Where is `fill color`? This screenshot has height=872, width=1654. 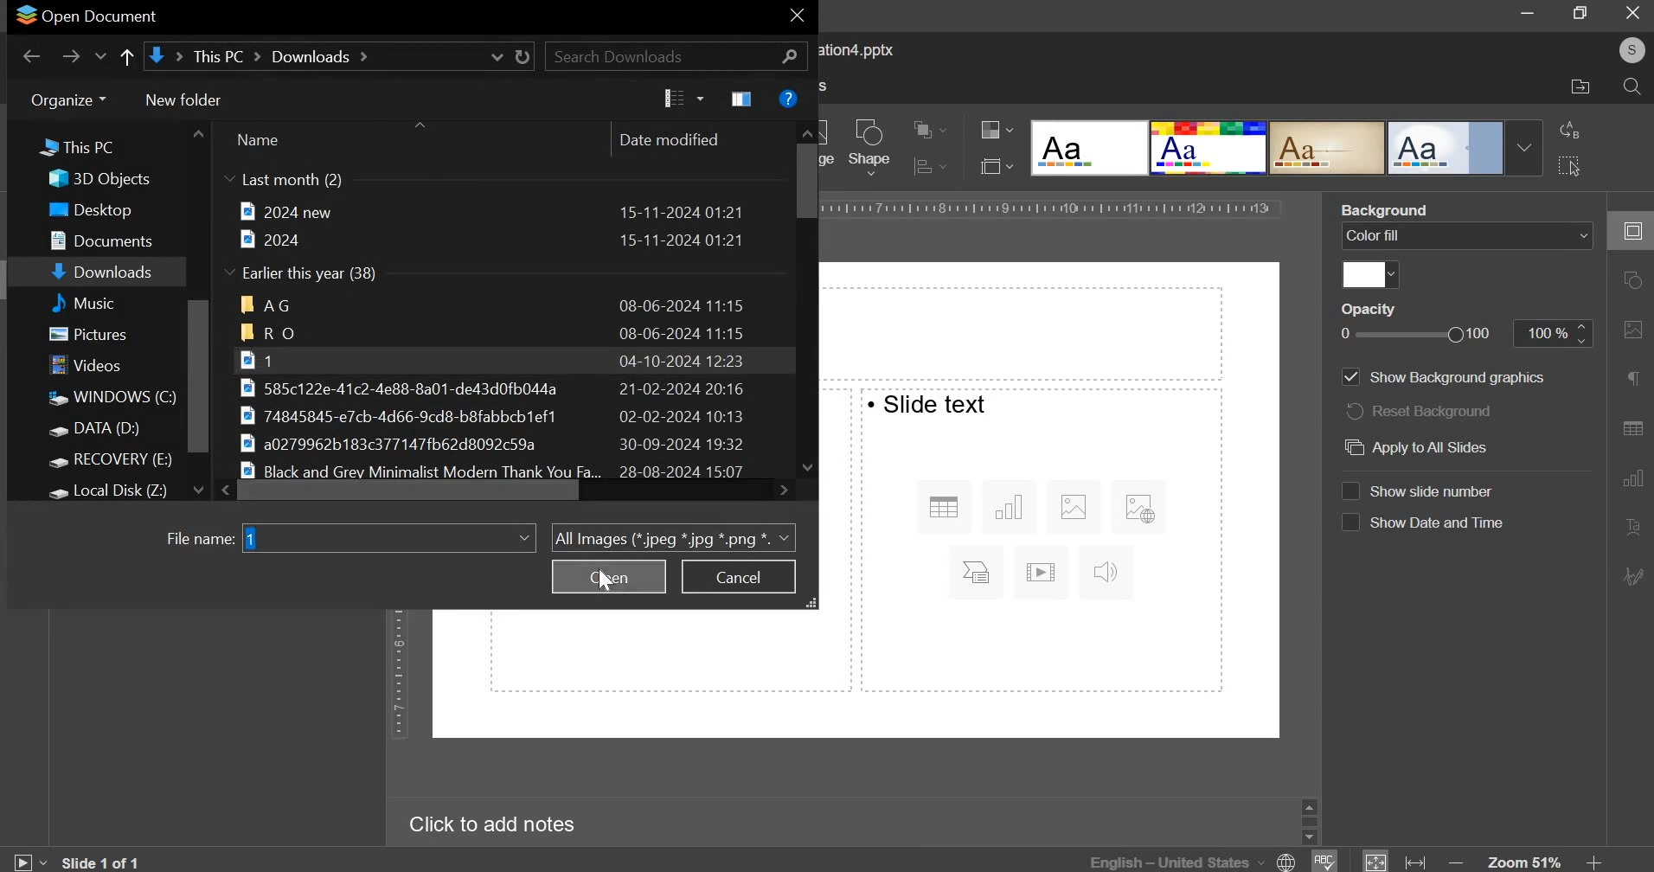
fill color is located at coordinates (1370, 275).